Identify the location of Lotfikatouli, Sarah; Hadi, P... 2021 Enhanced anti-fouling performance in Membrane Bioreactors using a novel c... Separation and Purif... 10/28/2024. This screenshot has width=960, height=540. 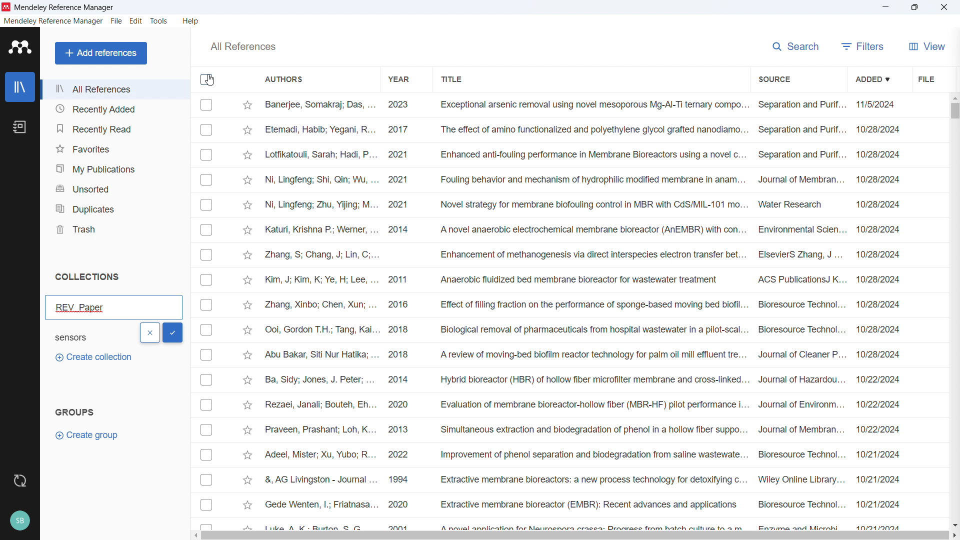
(582, 154).